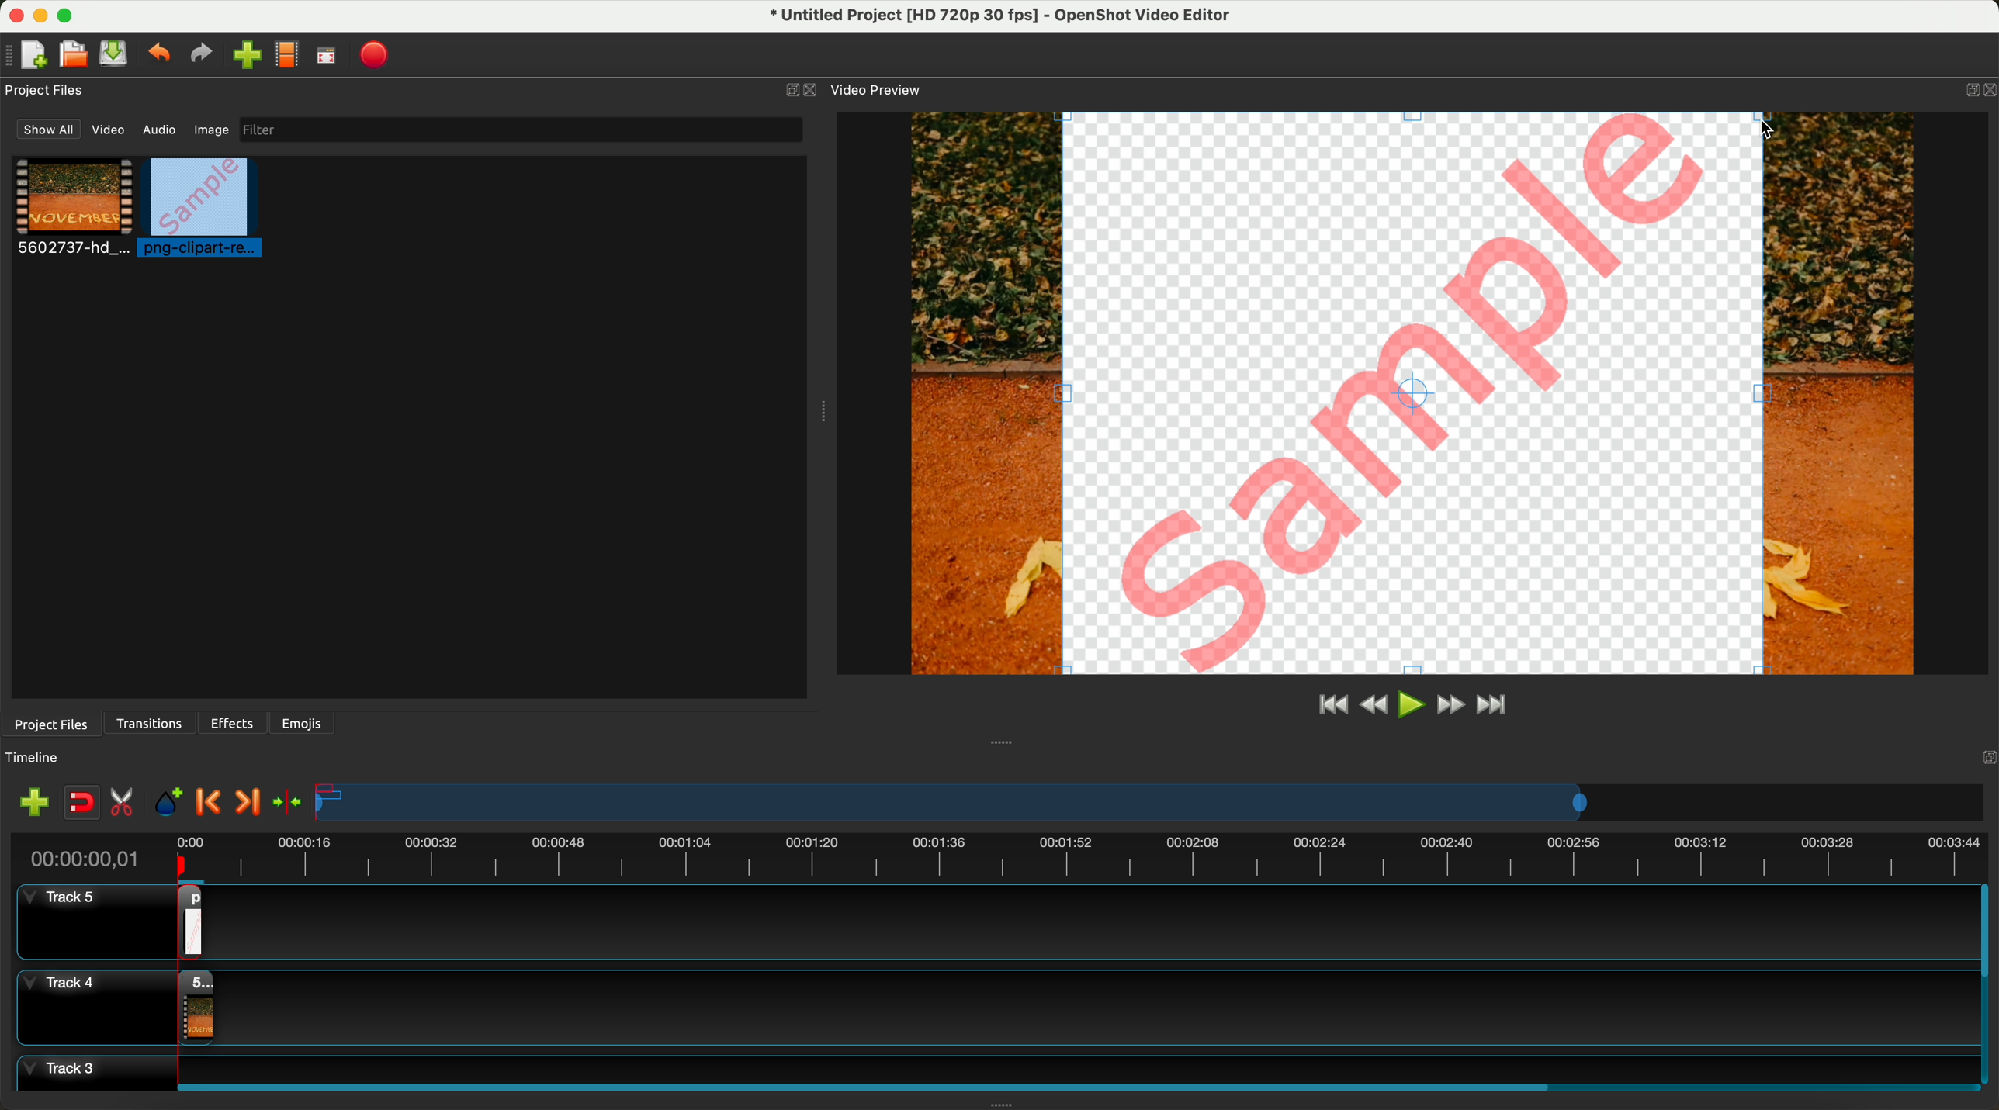 This screenshot has width=1999, height=1110. I want to click on video preview, so click(875, 90).